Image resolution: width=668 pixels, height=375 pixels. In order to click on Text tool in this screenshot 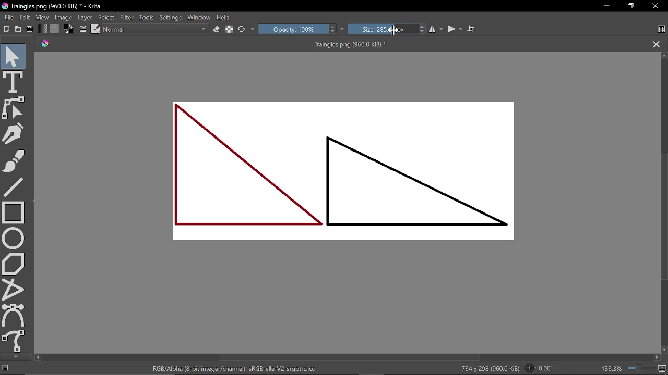, I will do `click(13, 82)`.